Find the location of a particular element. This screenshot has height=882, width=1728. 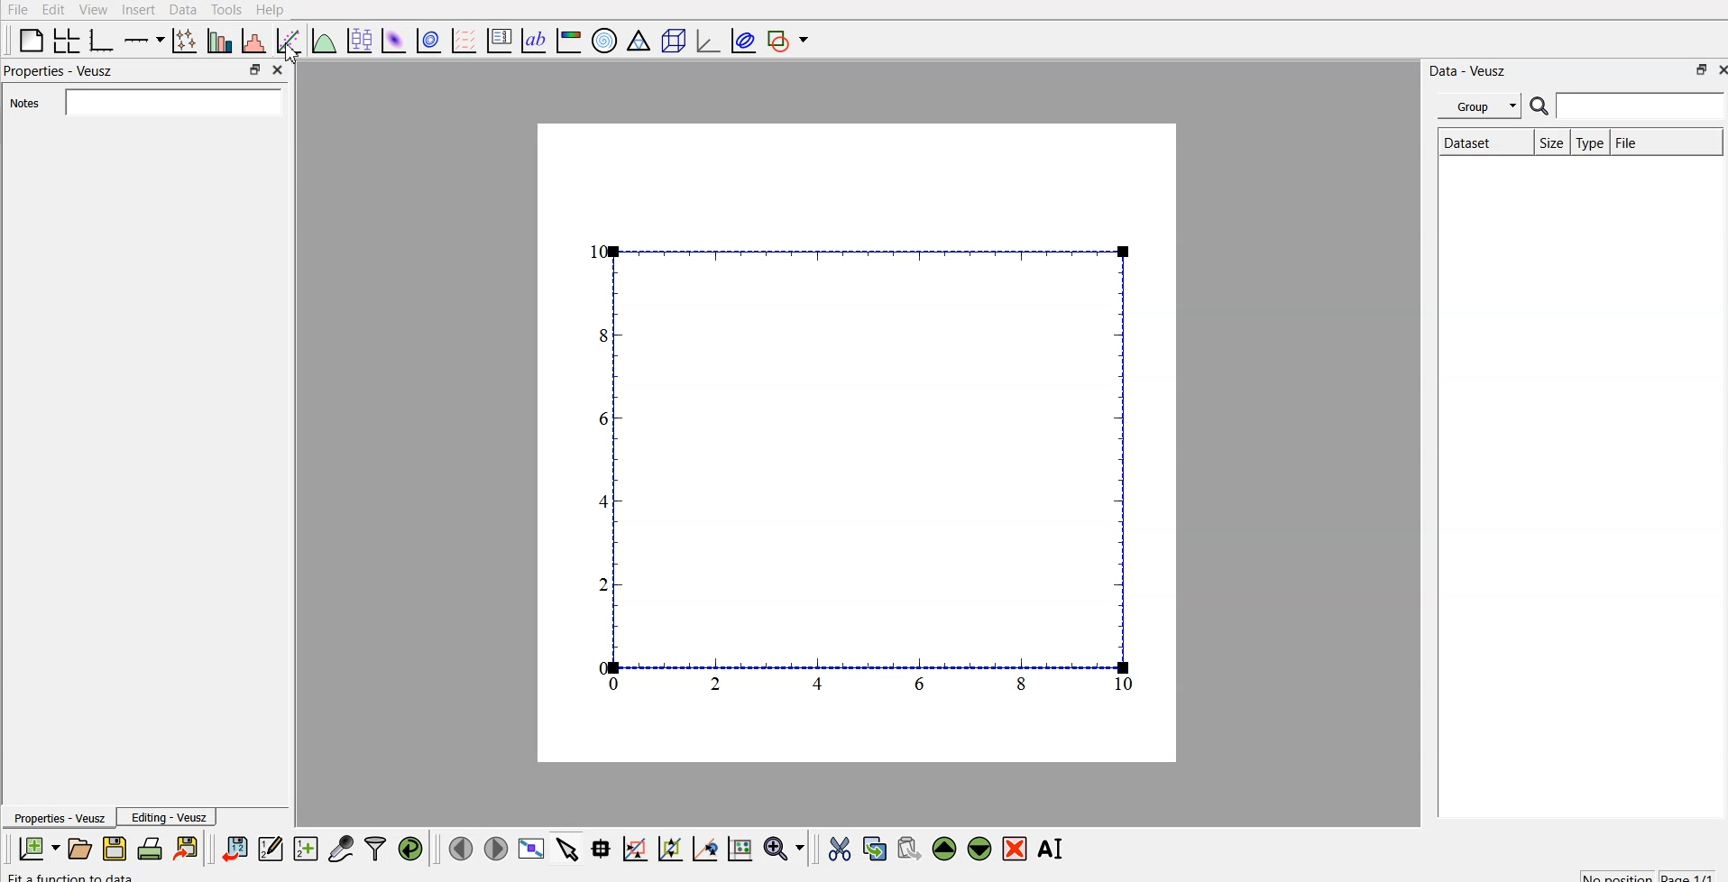

paste the selected widget is located at coordinates (908, 849).